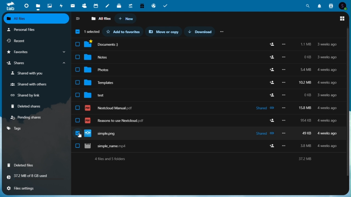 This screenshot has width=351, height=197. I want to click on more, so click(222, 31).